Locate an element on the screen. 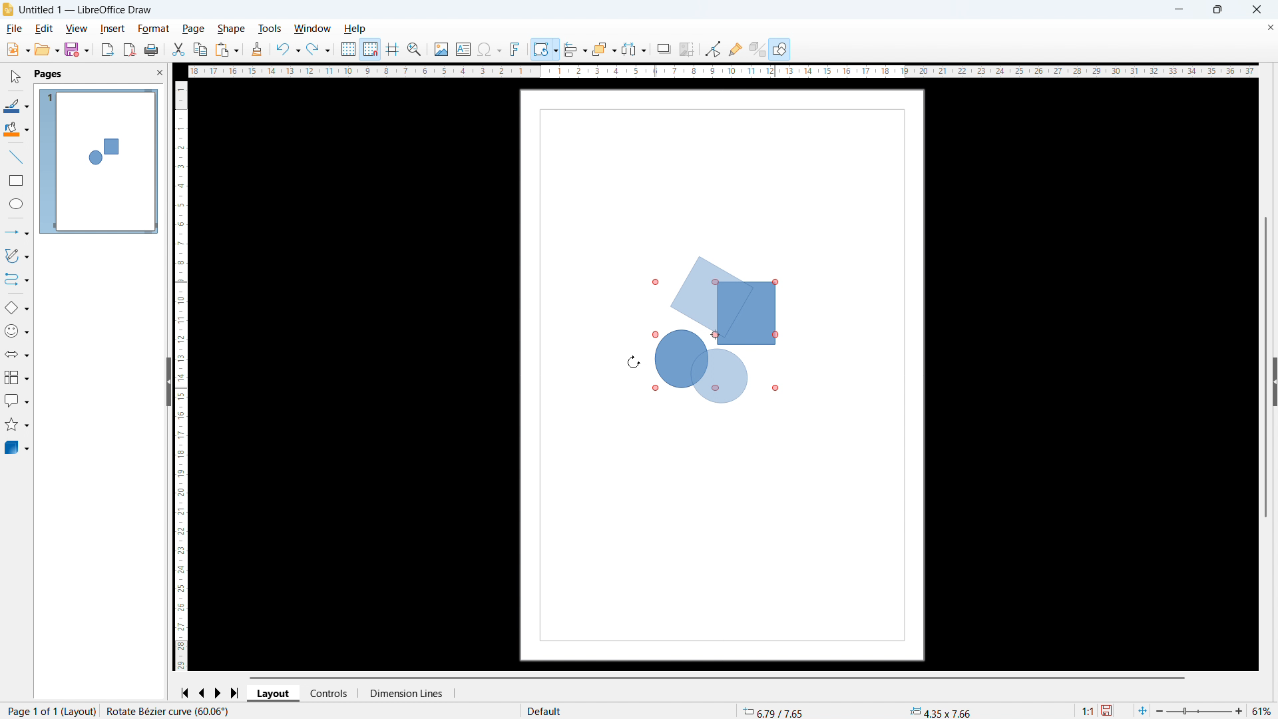 The image size is (1278, 719). Connectors  is located at coordinates (17, 280).